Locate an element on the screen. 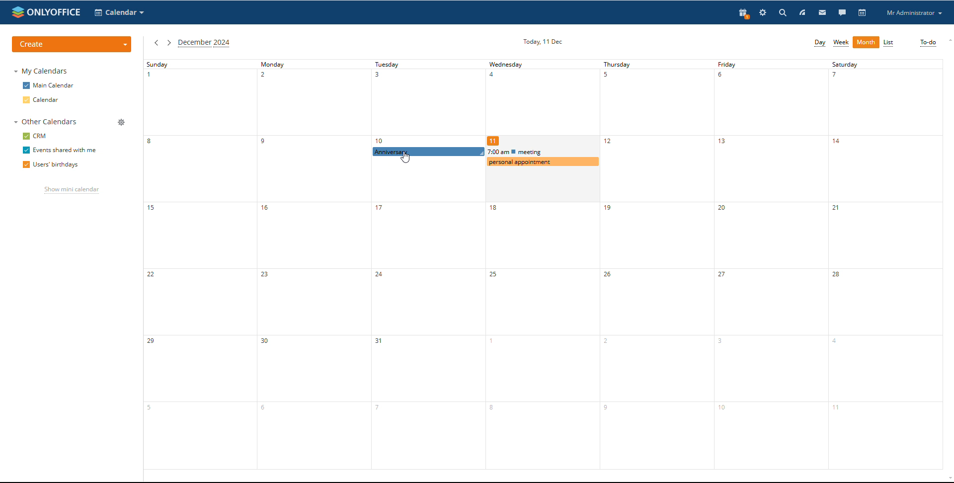 The height and width of the screenshot is (483, 954). profile is located at coordinates (913, 13).